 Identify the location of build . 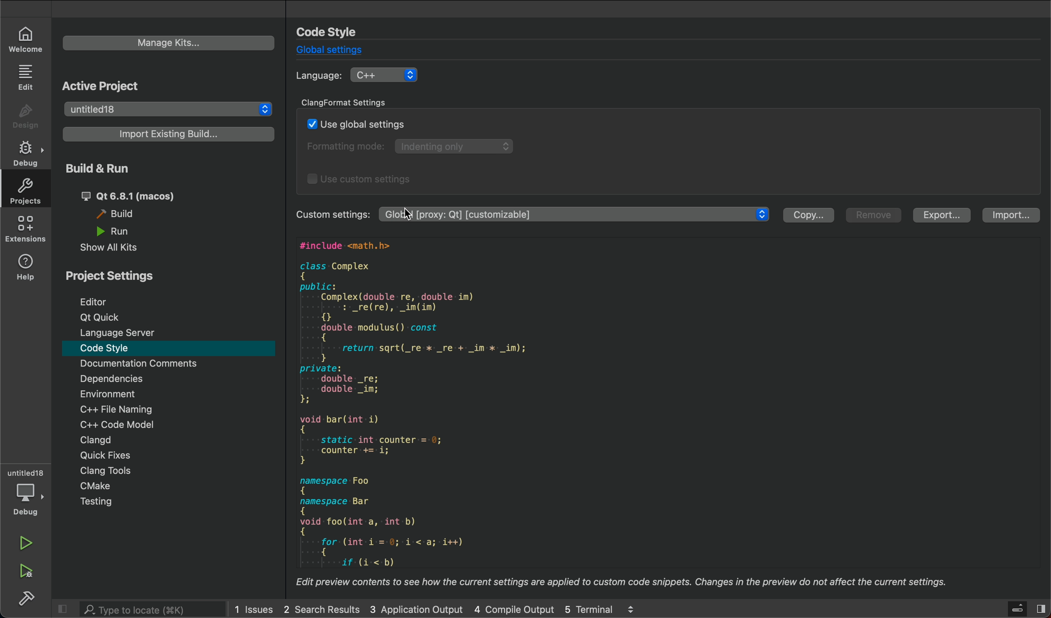
(108, 168).